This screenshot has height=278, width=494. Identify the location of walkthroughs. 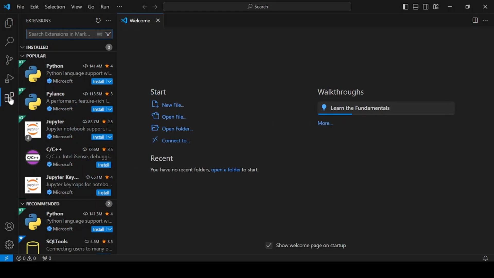
(338, 92).